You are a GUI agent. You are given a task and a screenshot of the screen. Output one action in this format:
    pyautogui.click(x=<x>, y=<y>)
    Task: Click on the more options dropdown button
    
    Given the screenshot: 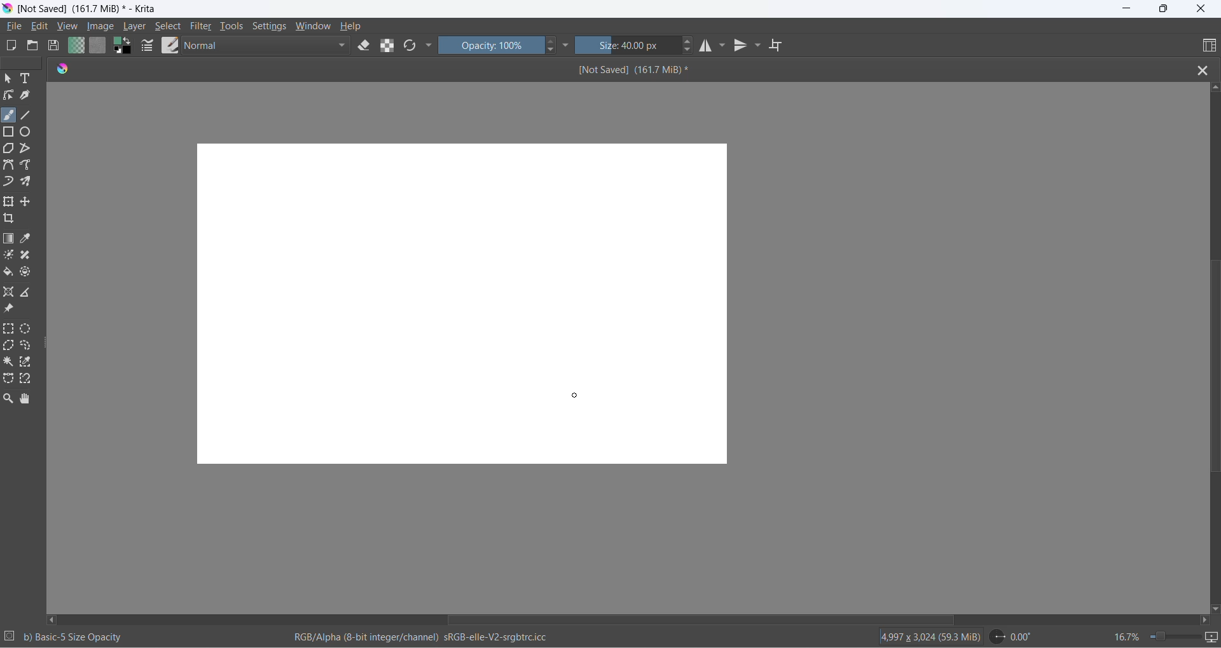 What is the action you would take?
    pyautogui.click(x=429, y=46)
    